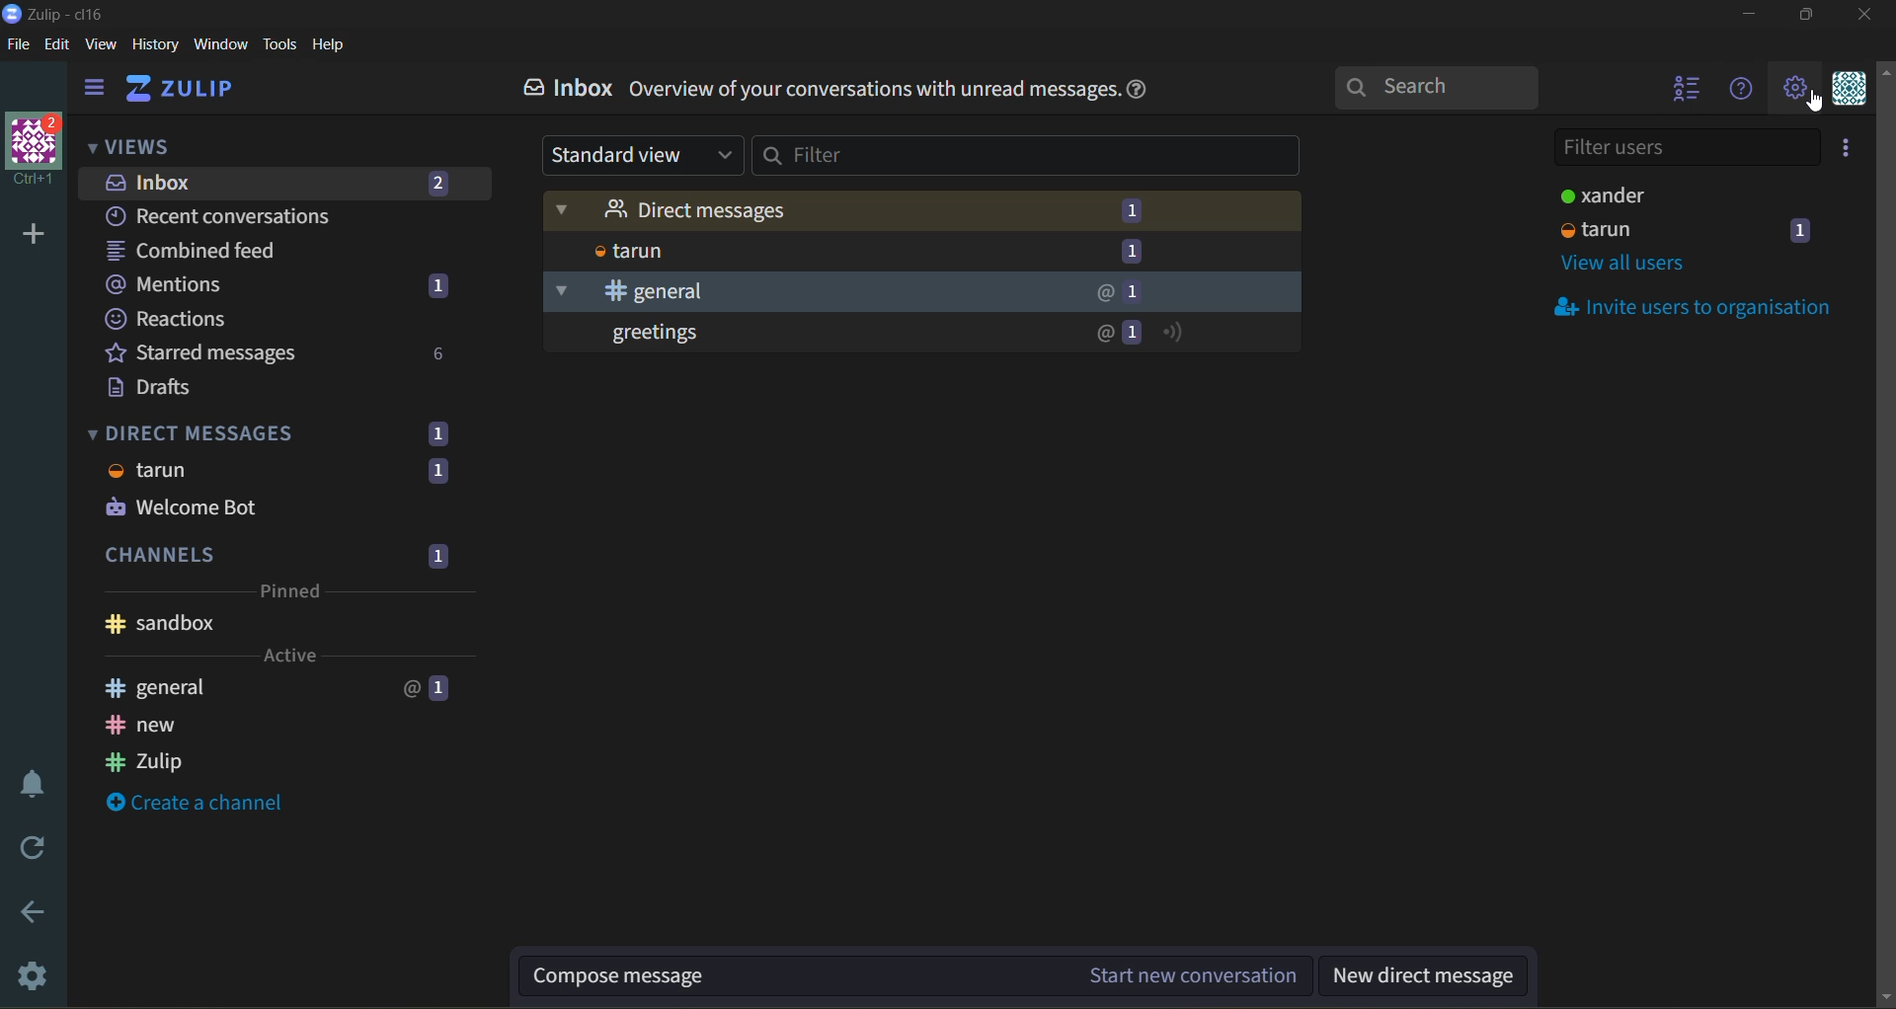 Image resolution: width=1896 pixels, height=1009 pixels. What do you see at coordinates (212, 808) in the screenshot?
I see `create a channel` at bounding box center [212, 808].